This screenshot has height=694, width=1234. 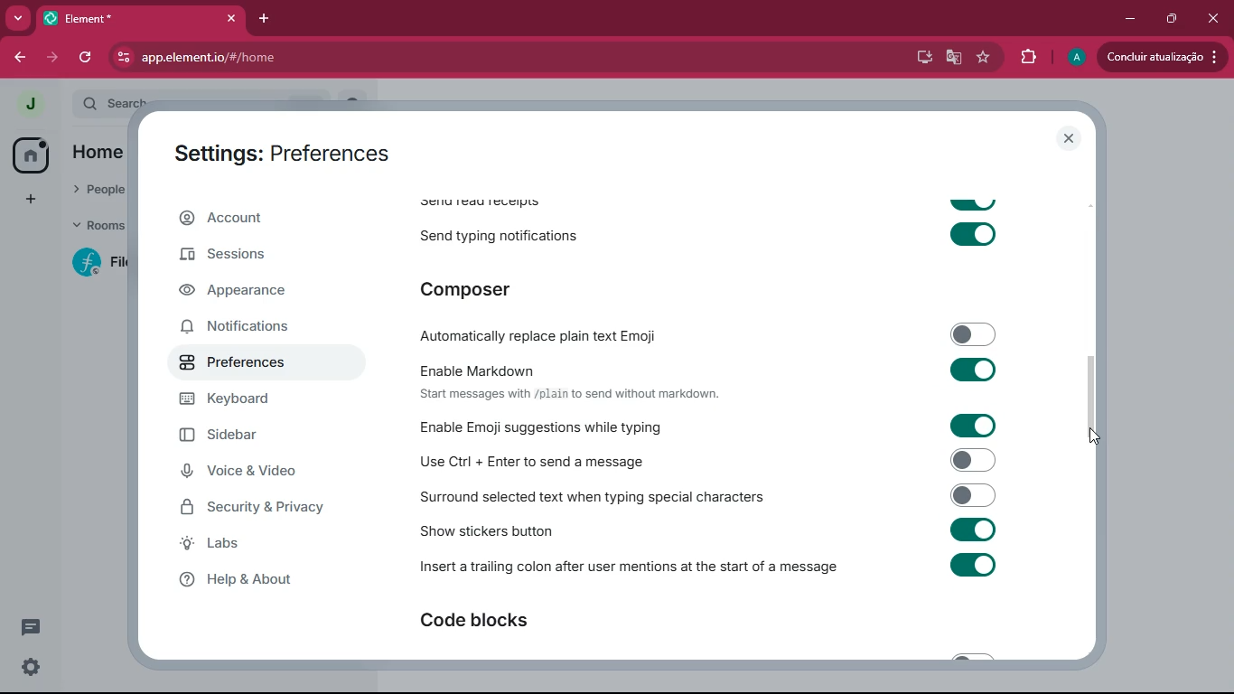 I want to click on account, so click(x=257, y=220).